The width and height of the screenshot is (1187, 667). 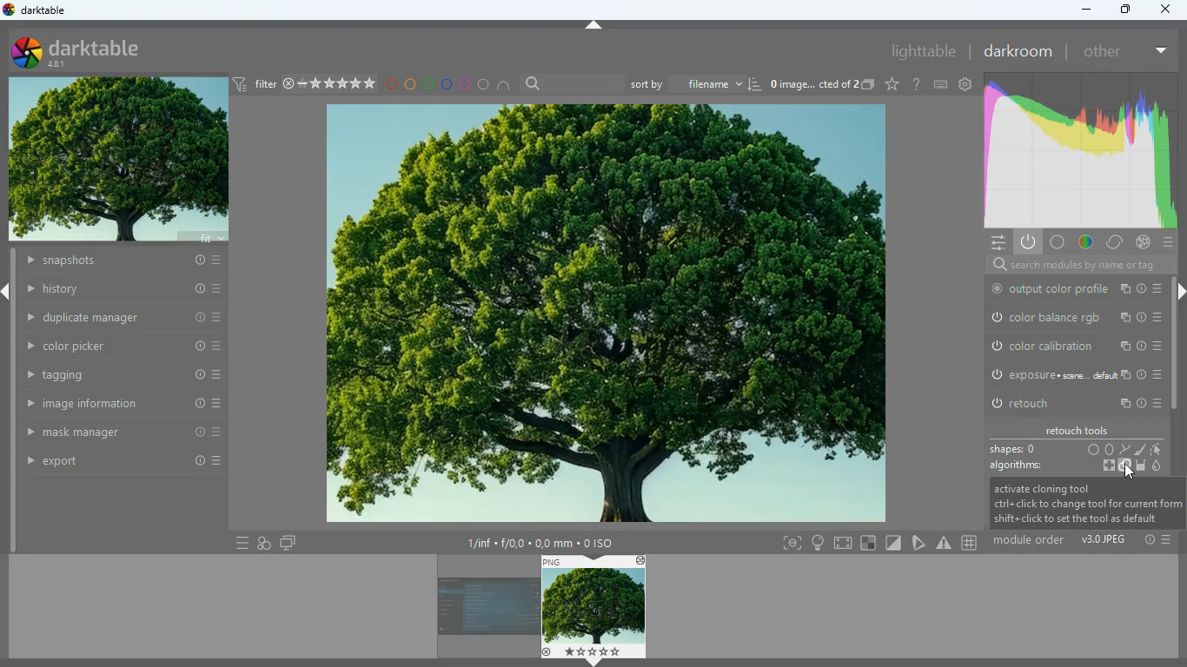 I want to click on cursor on cloning, so click(x=1131, y=473).